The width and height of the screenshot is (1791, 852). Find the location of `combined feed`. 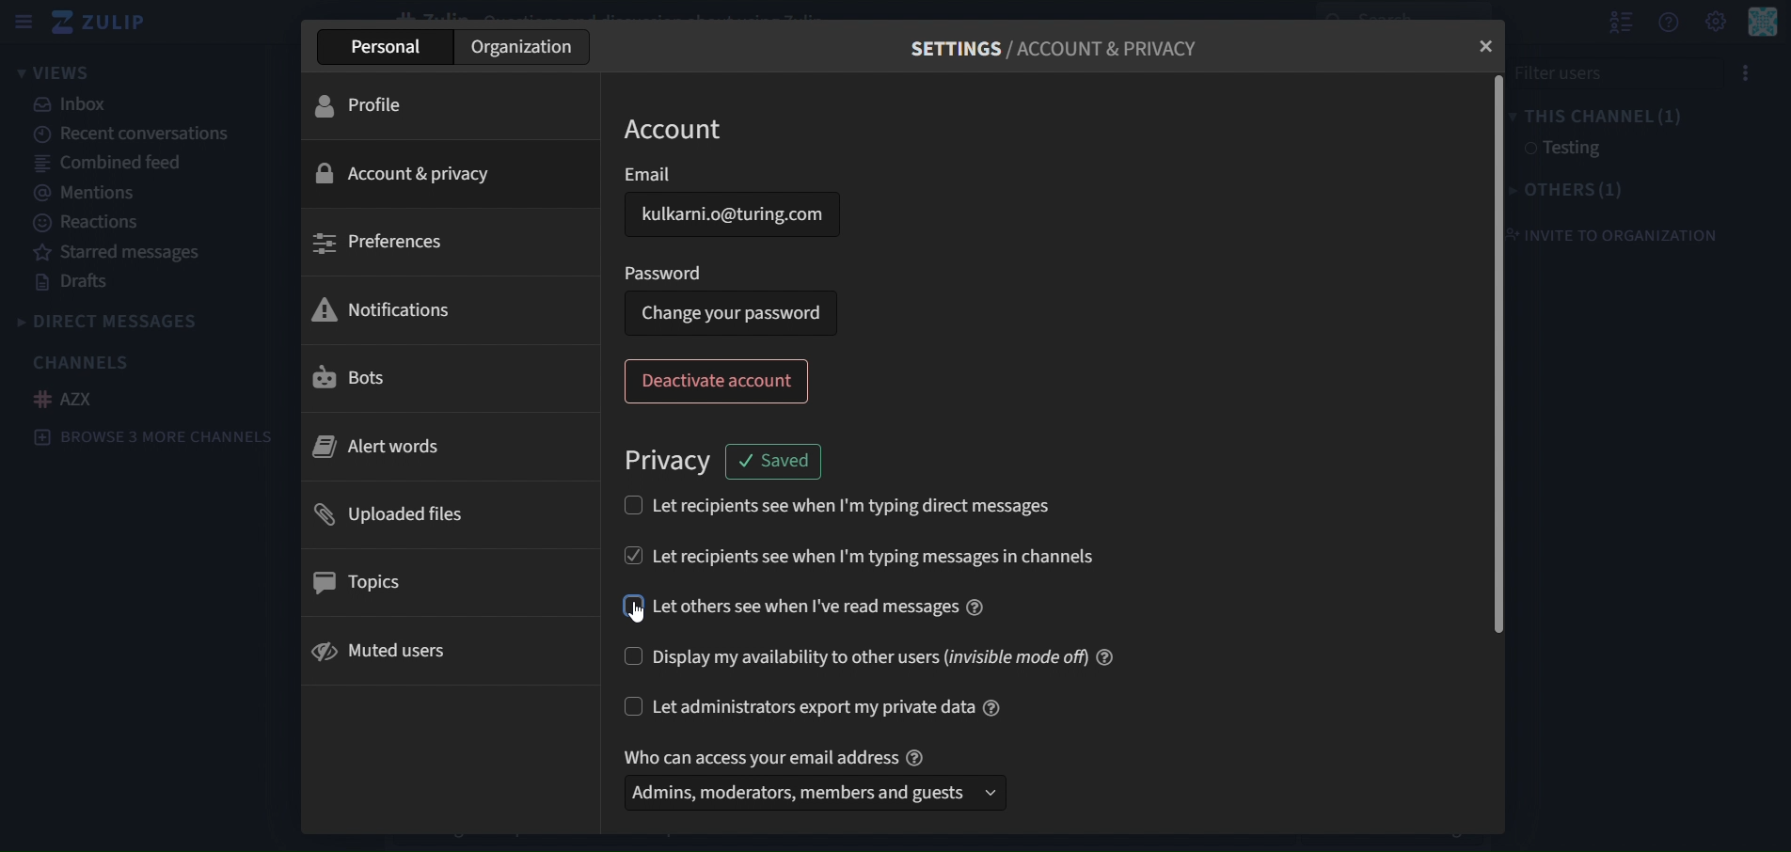

combined feed is located at coordinates (102, 163).